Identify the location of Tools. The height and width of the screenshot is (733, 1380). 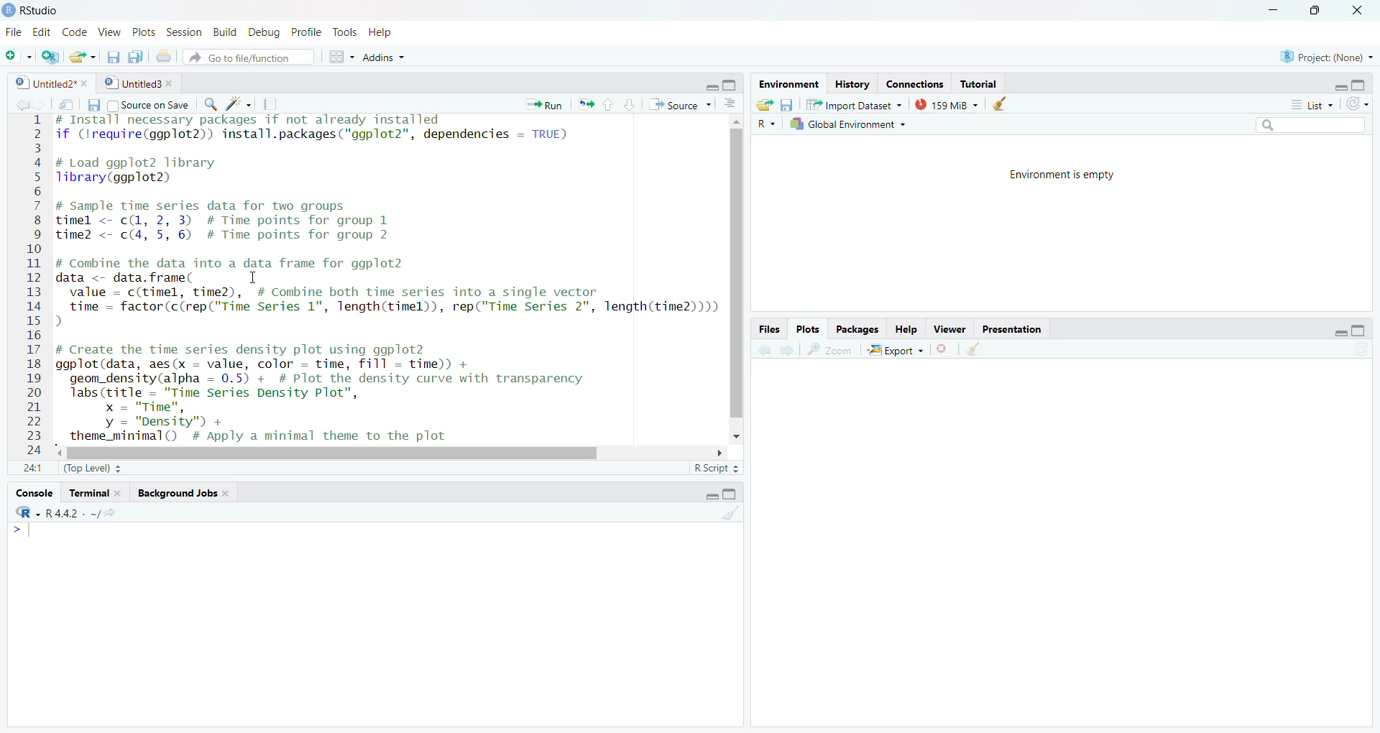
(344, 33).